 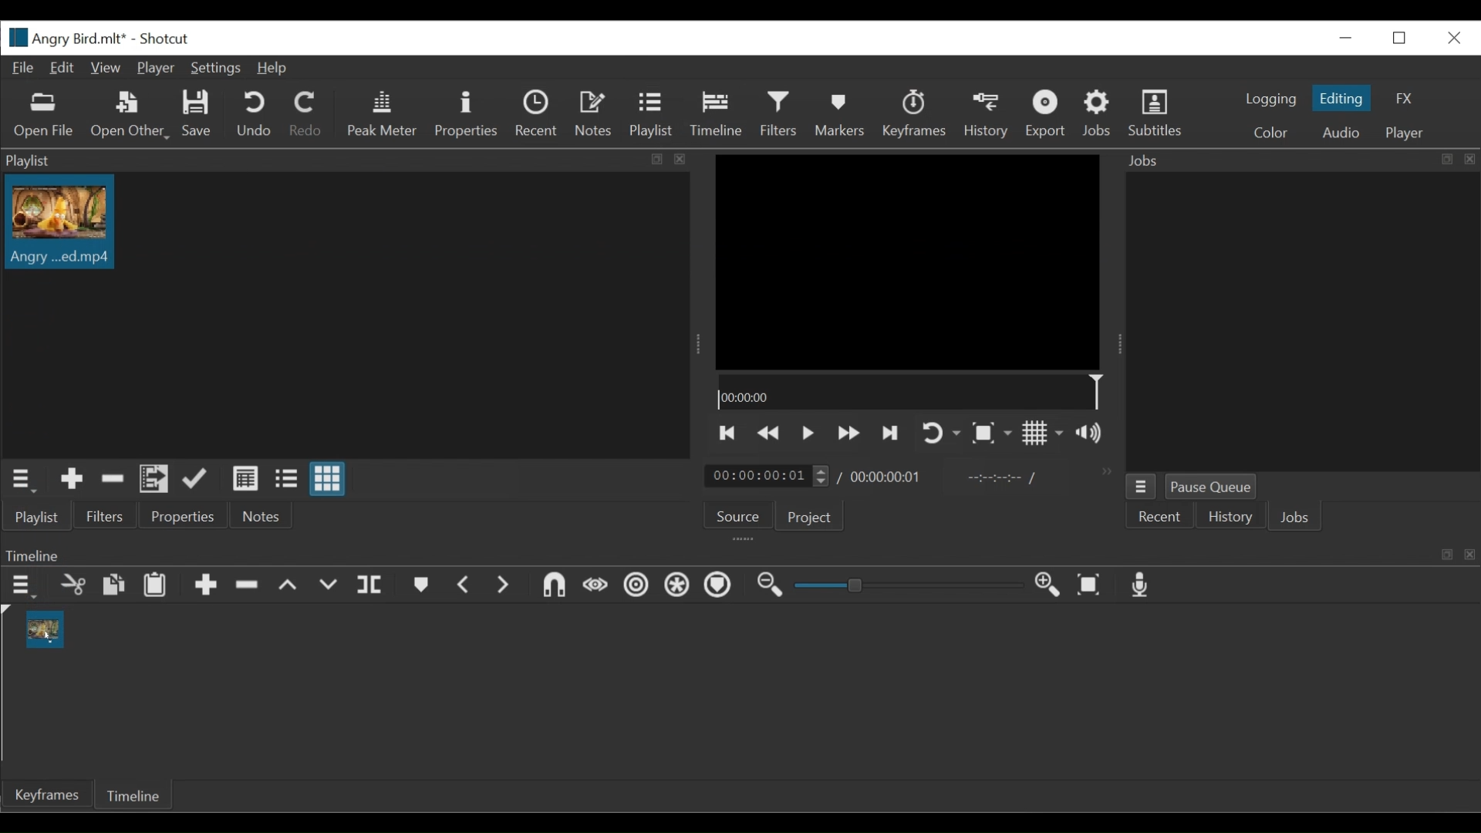 What do you see at coordinates (1213, 485) in the screenshot?
I see `Pause Queue` at bounding box center [1213, 485].